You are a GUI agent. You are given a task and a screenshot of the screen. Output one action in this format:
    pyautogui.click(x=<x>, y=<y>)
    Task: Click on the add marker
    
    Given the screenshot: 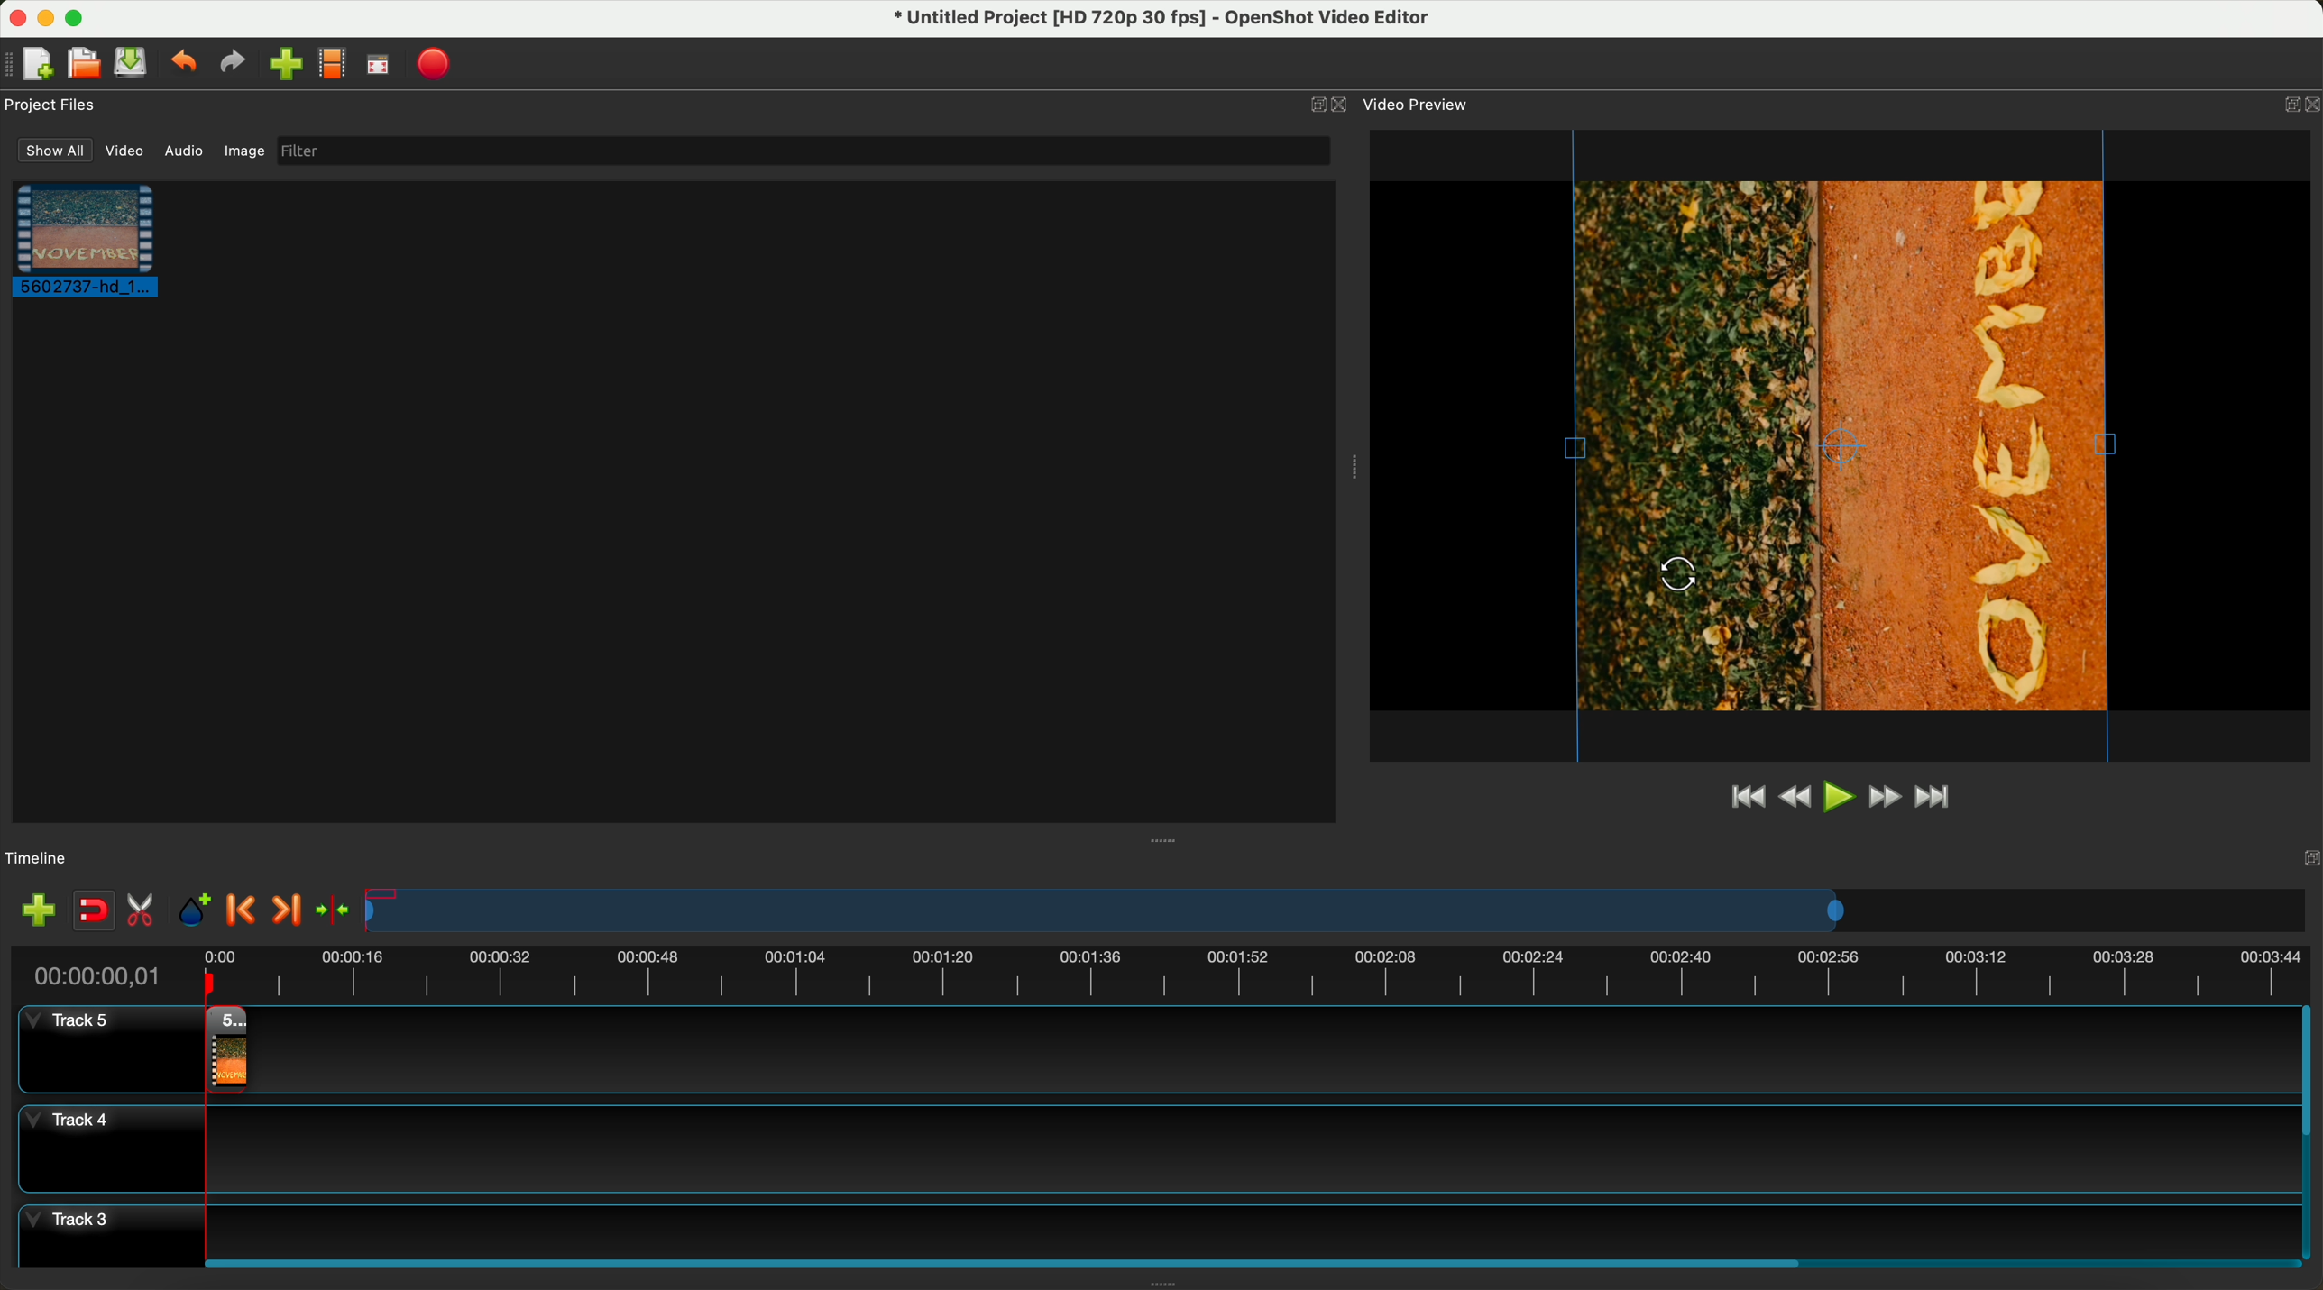 What is the action you would take?
    pyautogui.click(x=196, y=911)
    